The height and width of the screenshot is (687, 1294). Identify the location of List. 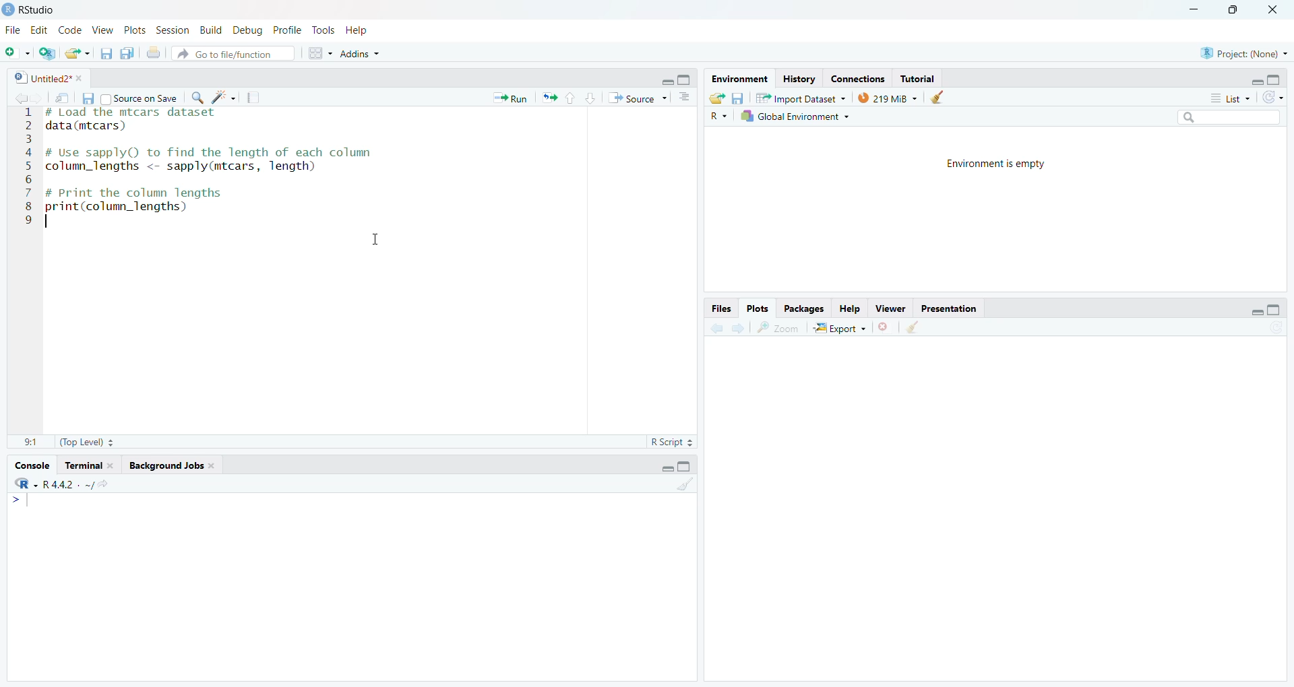
(1231, 98).